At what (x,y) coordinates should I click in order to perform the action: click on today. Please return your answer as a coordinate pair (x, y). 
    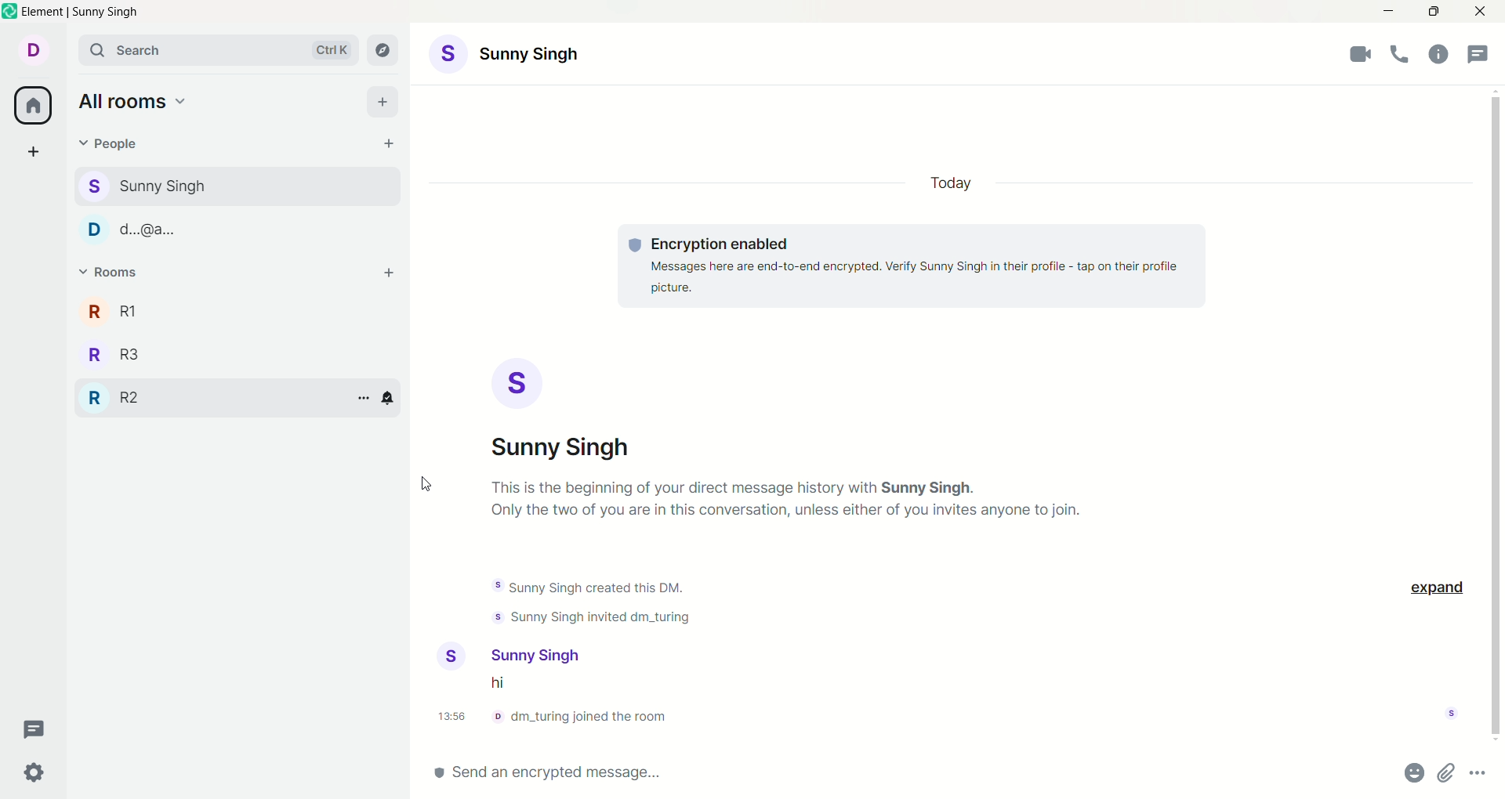
    Looking at the image, I should click on (958, 185).